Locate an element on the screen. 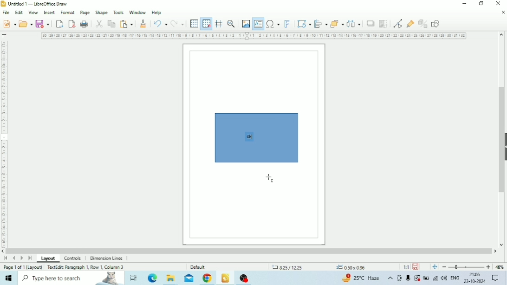 The height and width of the screenshot is (285, 507). File is located at coordinates (6, 13).